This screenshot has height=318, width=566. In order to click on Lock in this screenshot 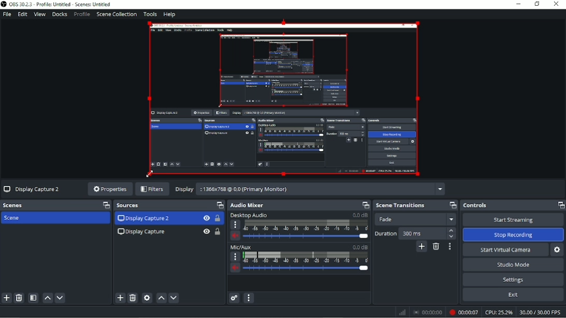, I will do `click(218, 219)`.